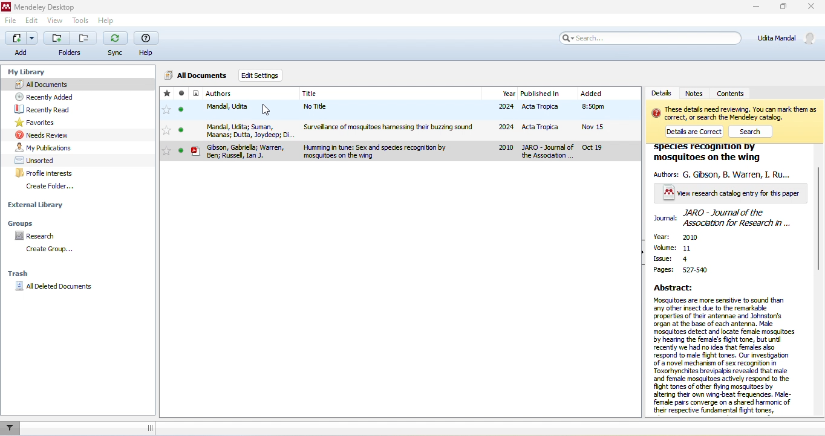  Describe the element at coordinates (545, 129) in the screenshot. I see `acta tropica` at that location.